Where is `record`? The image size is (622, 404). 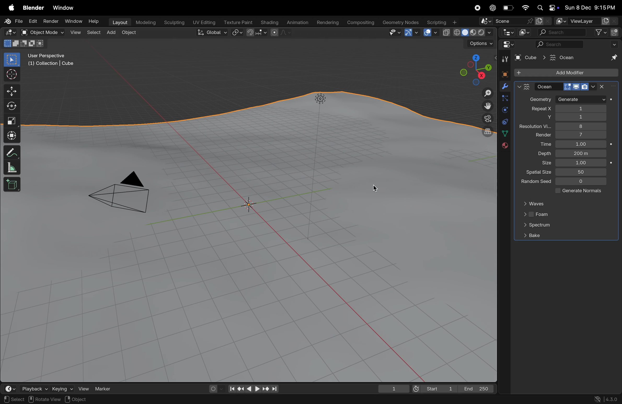
record is located at coordinates (476, 8).